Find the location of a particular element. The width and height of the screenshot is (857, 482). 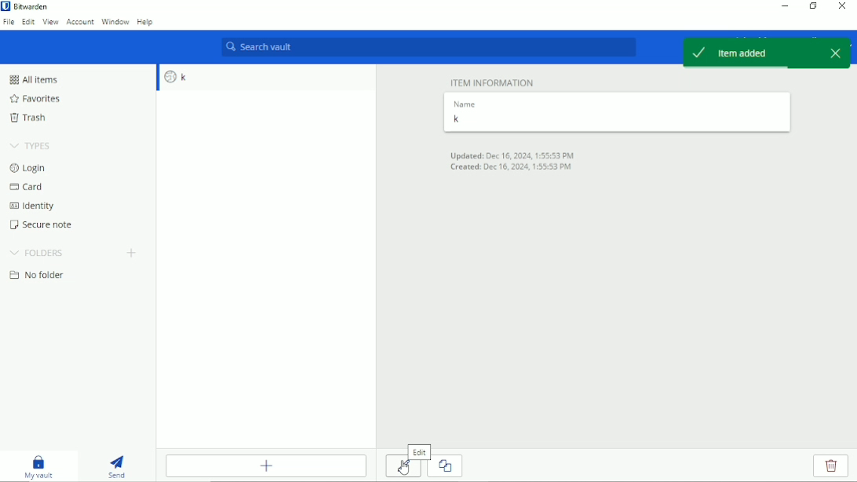

Clone is located at coordinates (448, 466).